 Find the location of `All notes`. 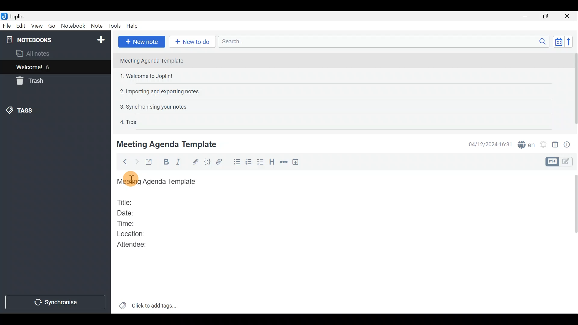

All notes is located at coordinates (43, 53).